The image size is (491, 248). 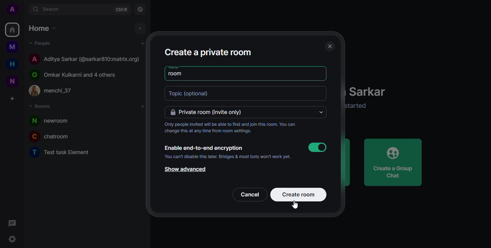 I want to click on threads, so click(x=13, y=223).